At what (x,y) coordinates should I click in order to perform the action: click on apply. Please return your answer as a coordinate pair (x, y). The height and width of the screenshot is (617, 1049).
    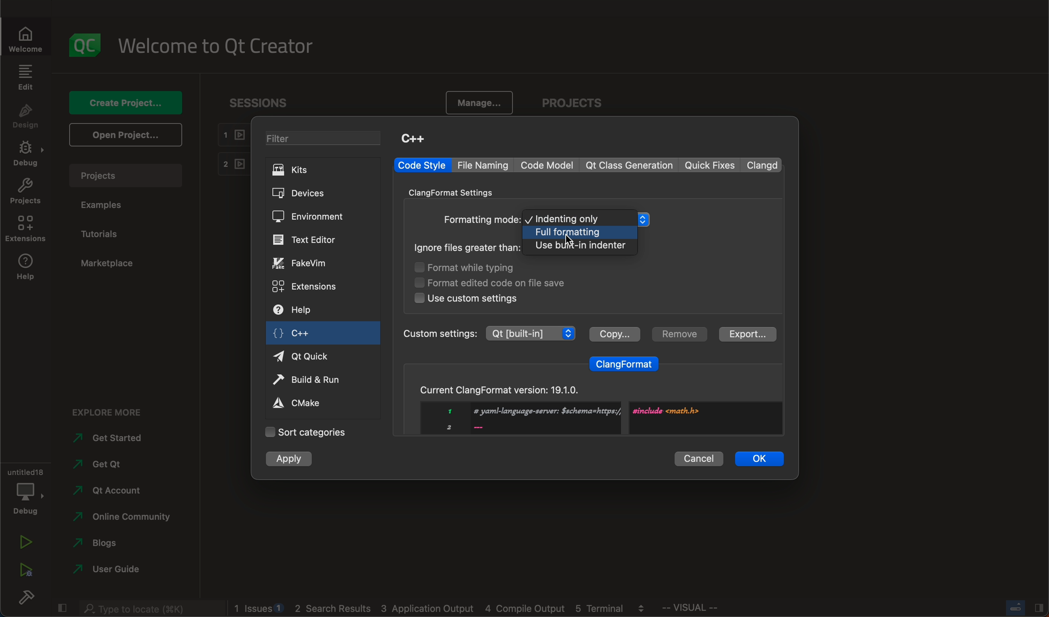
    Looking at the image, I should click on (290, 460).